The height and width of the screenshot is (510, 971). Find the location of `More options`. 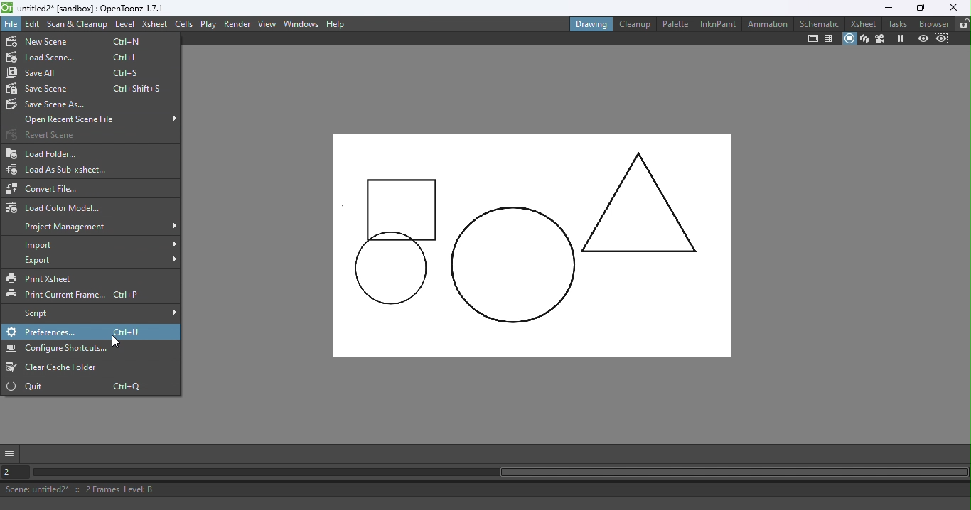

More options is located at coordinates (10, 452).